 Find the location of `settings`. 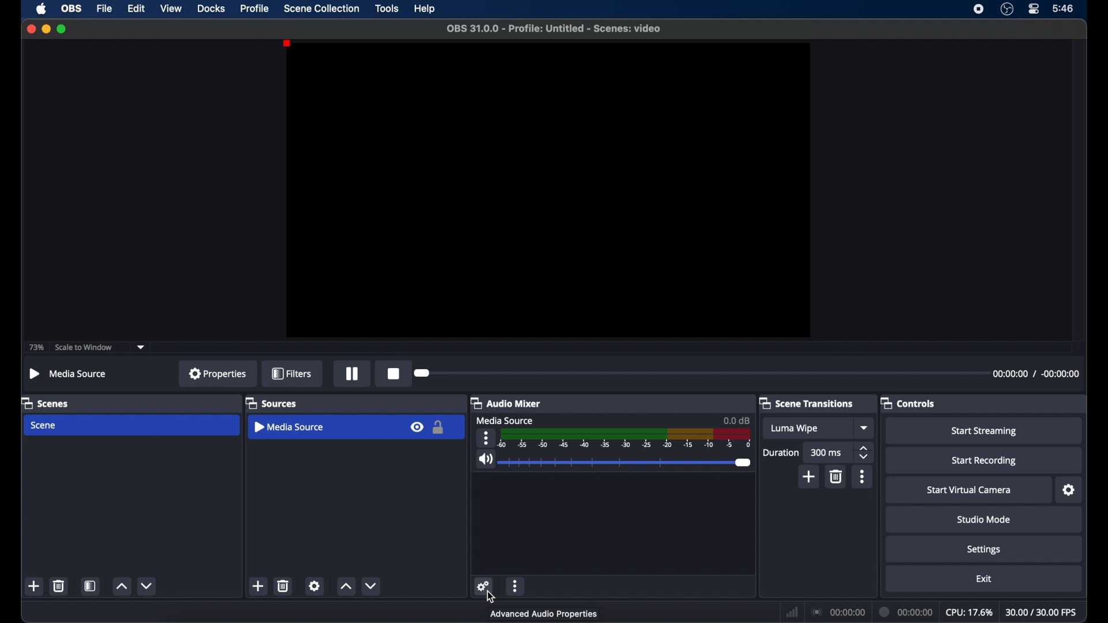

settings is located at coordinates (315, 586).